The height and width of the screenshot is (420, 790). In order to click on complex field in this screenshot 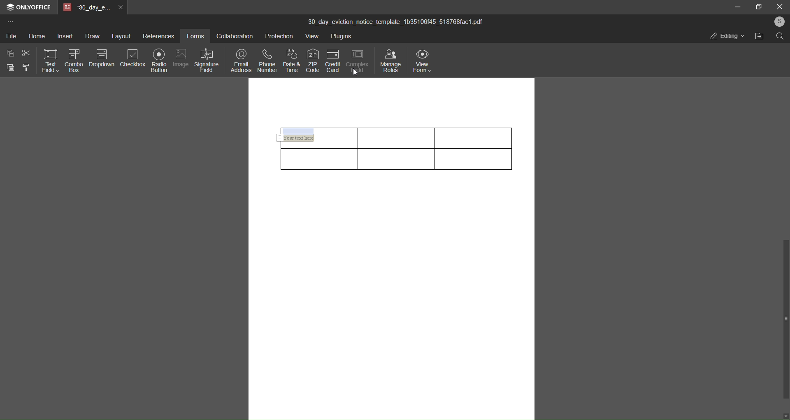, I will do `click(356, 61)`.